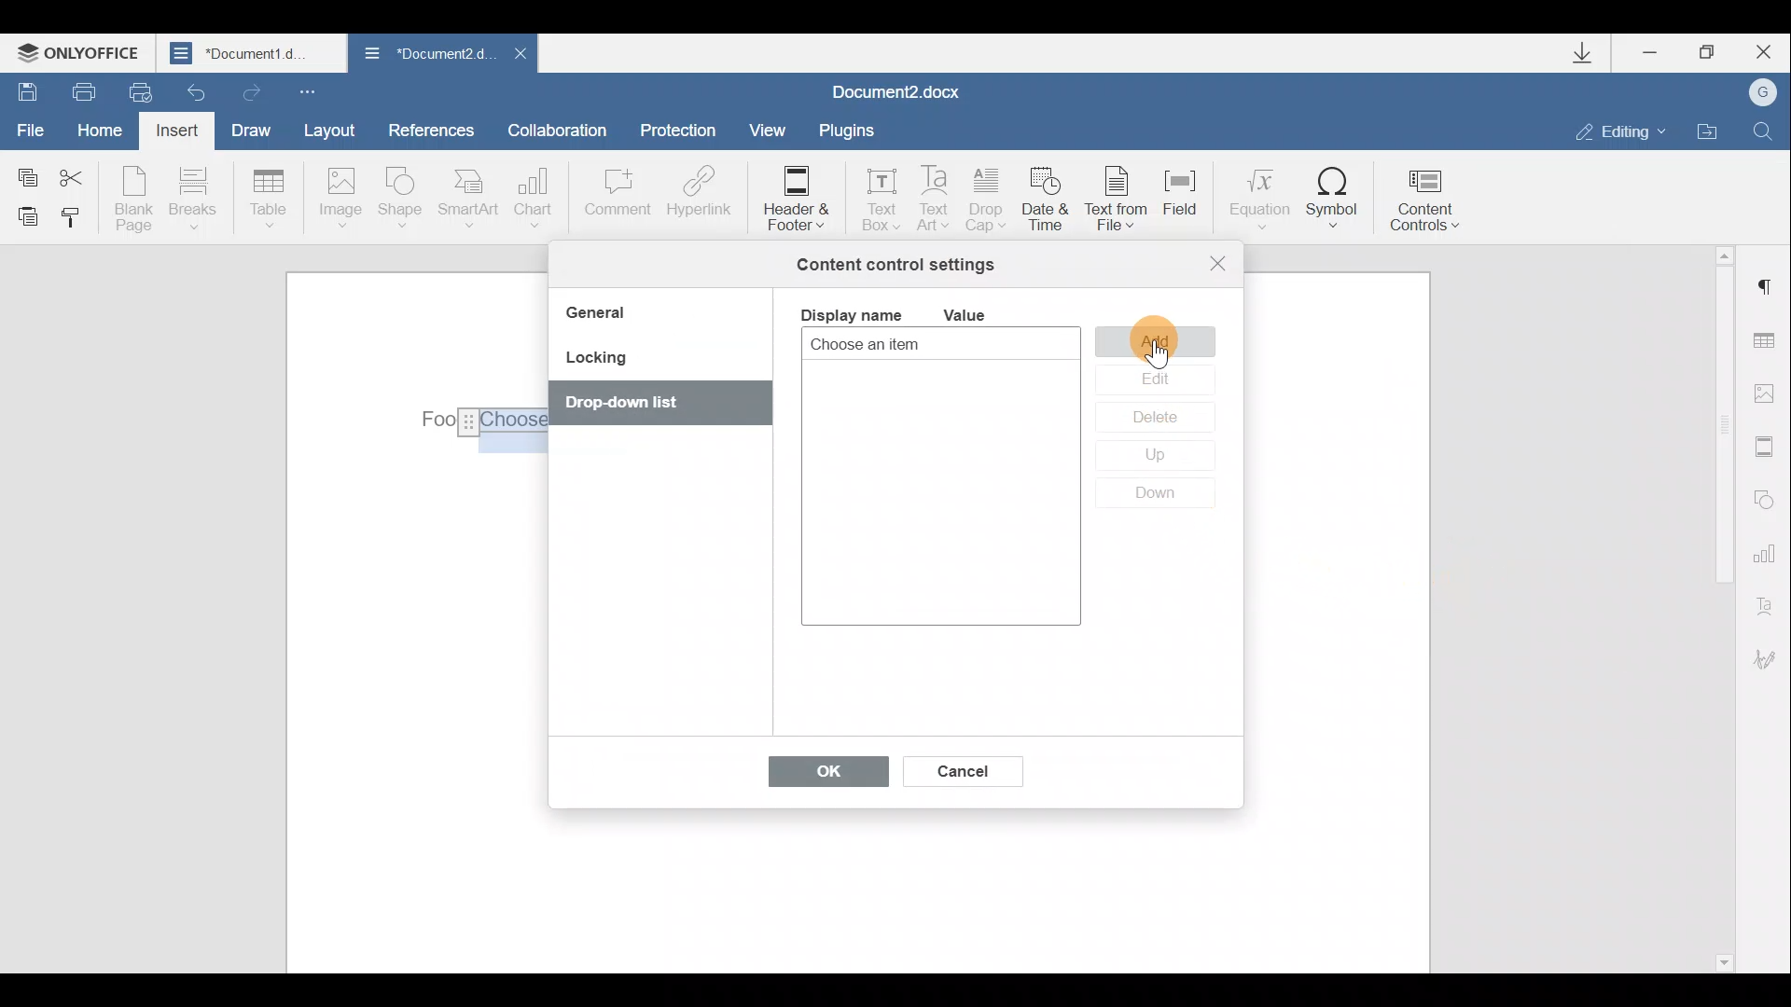 Image resolution: width=1791 pixels, height=1007 pixels. What do you see at coordinates (248, 128) in the screenshot?
I see `Draw` at bounding box center [248, 128].